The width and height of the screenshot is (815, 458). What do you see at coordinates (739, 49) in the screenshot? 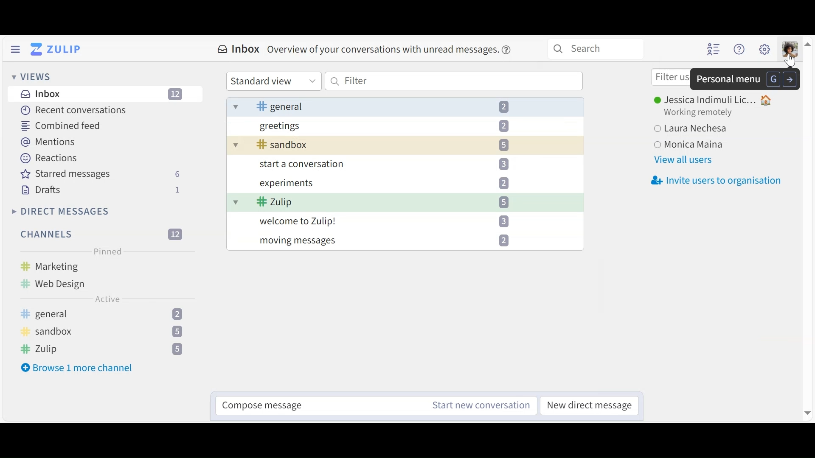
I see `Help menu` at bounding box center [739, 49].